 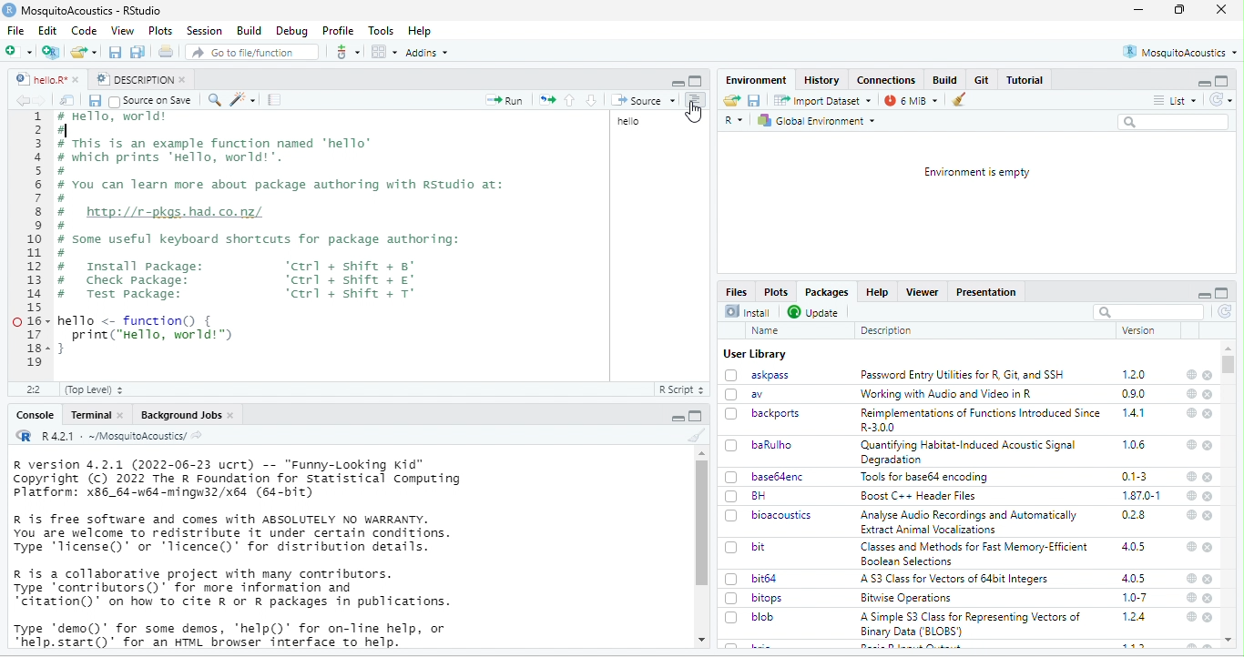 I want to click on Plots, so click(x=160, y=30).